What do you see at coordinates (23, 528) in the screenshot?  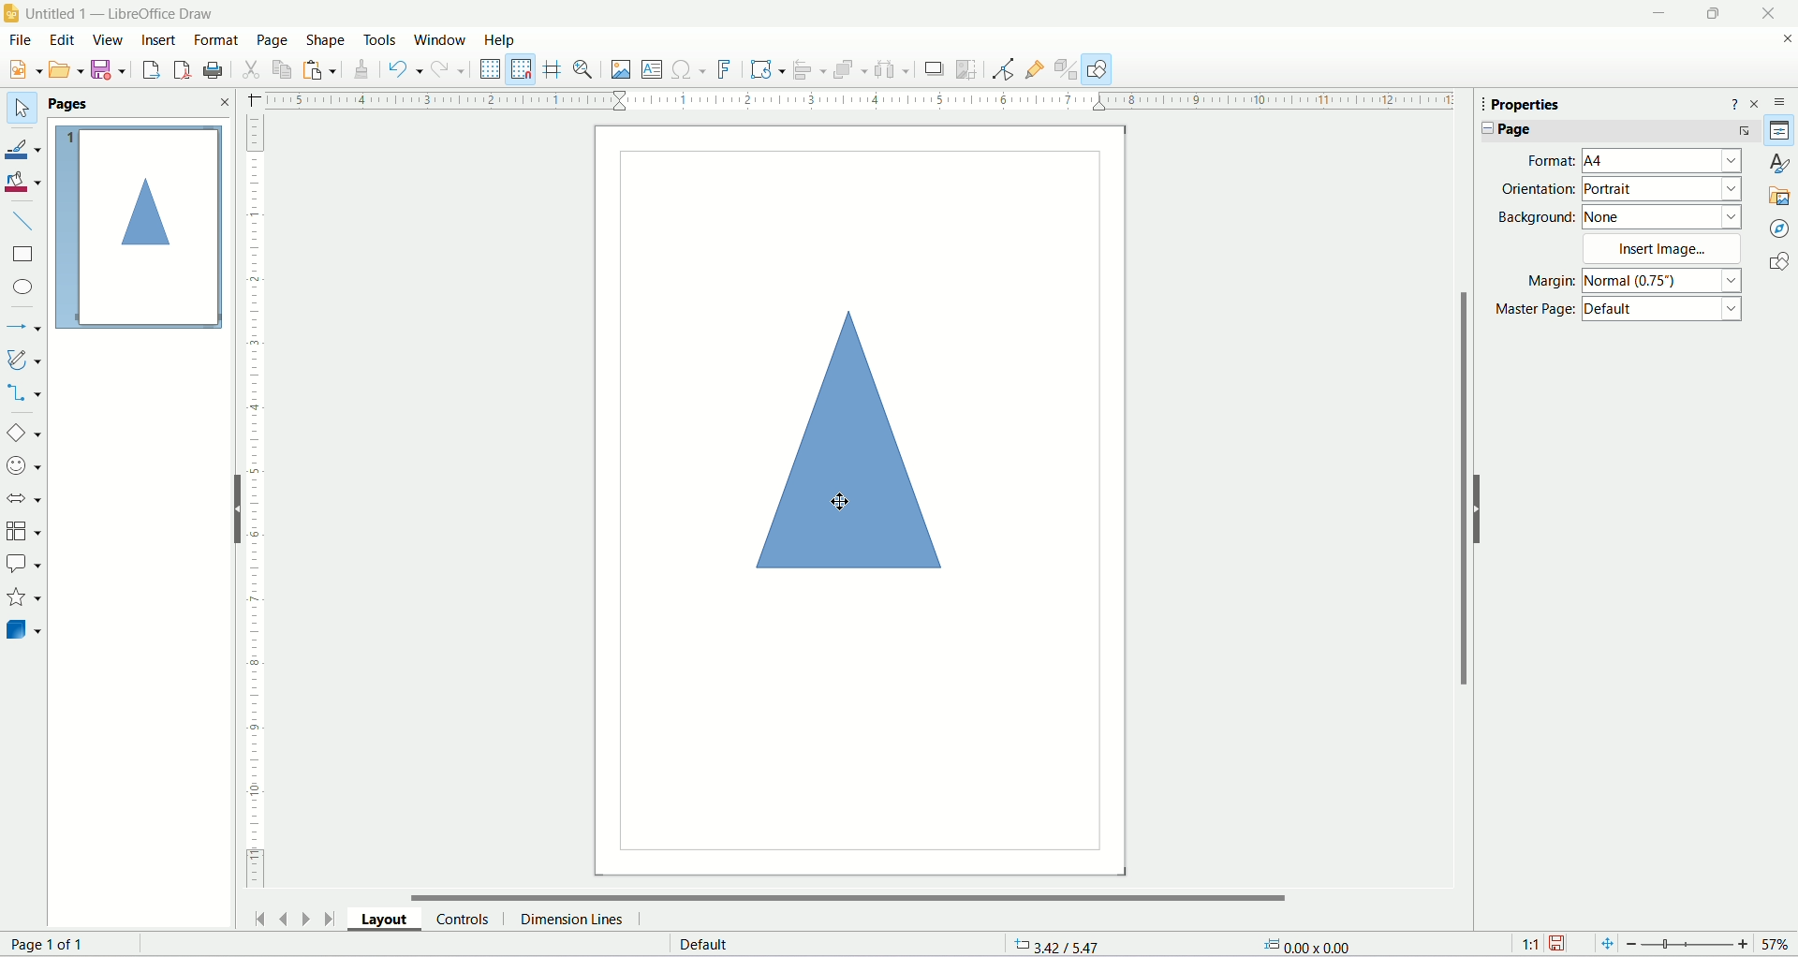 I see `Flowchart` at bounding box center [23, 528].